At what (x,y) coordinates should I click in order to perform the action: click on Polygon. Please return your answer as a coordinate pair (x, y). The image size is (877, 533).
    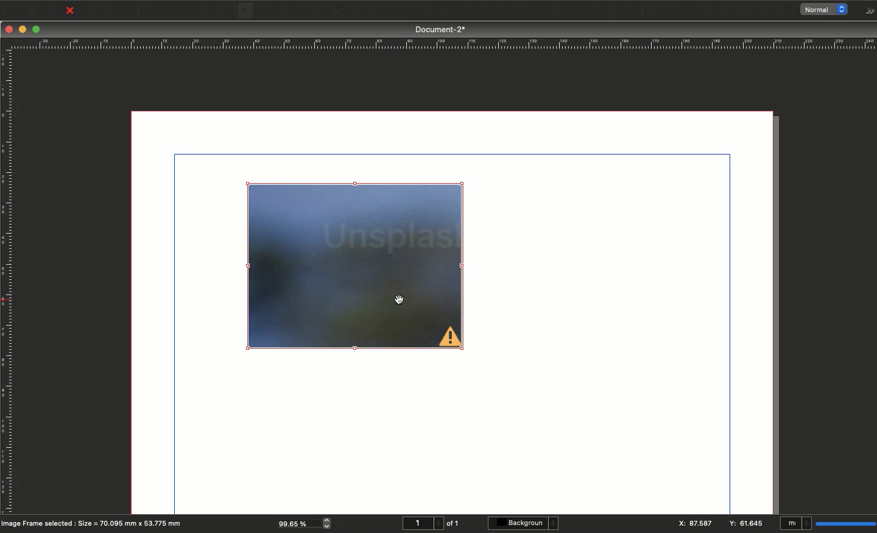
    Looking at the image, I should click on (355, 12).